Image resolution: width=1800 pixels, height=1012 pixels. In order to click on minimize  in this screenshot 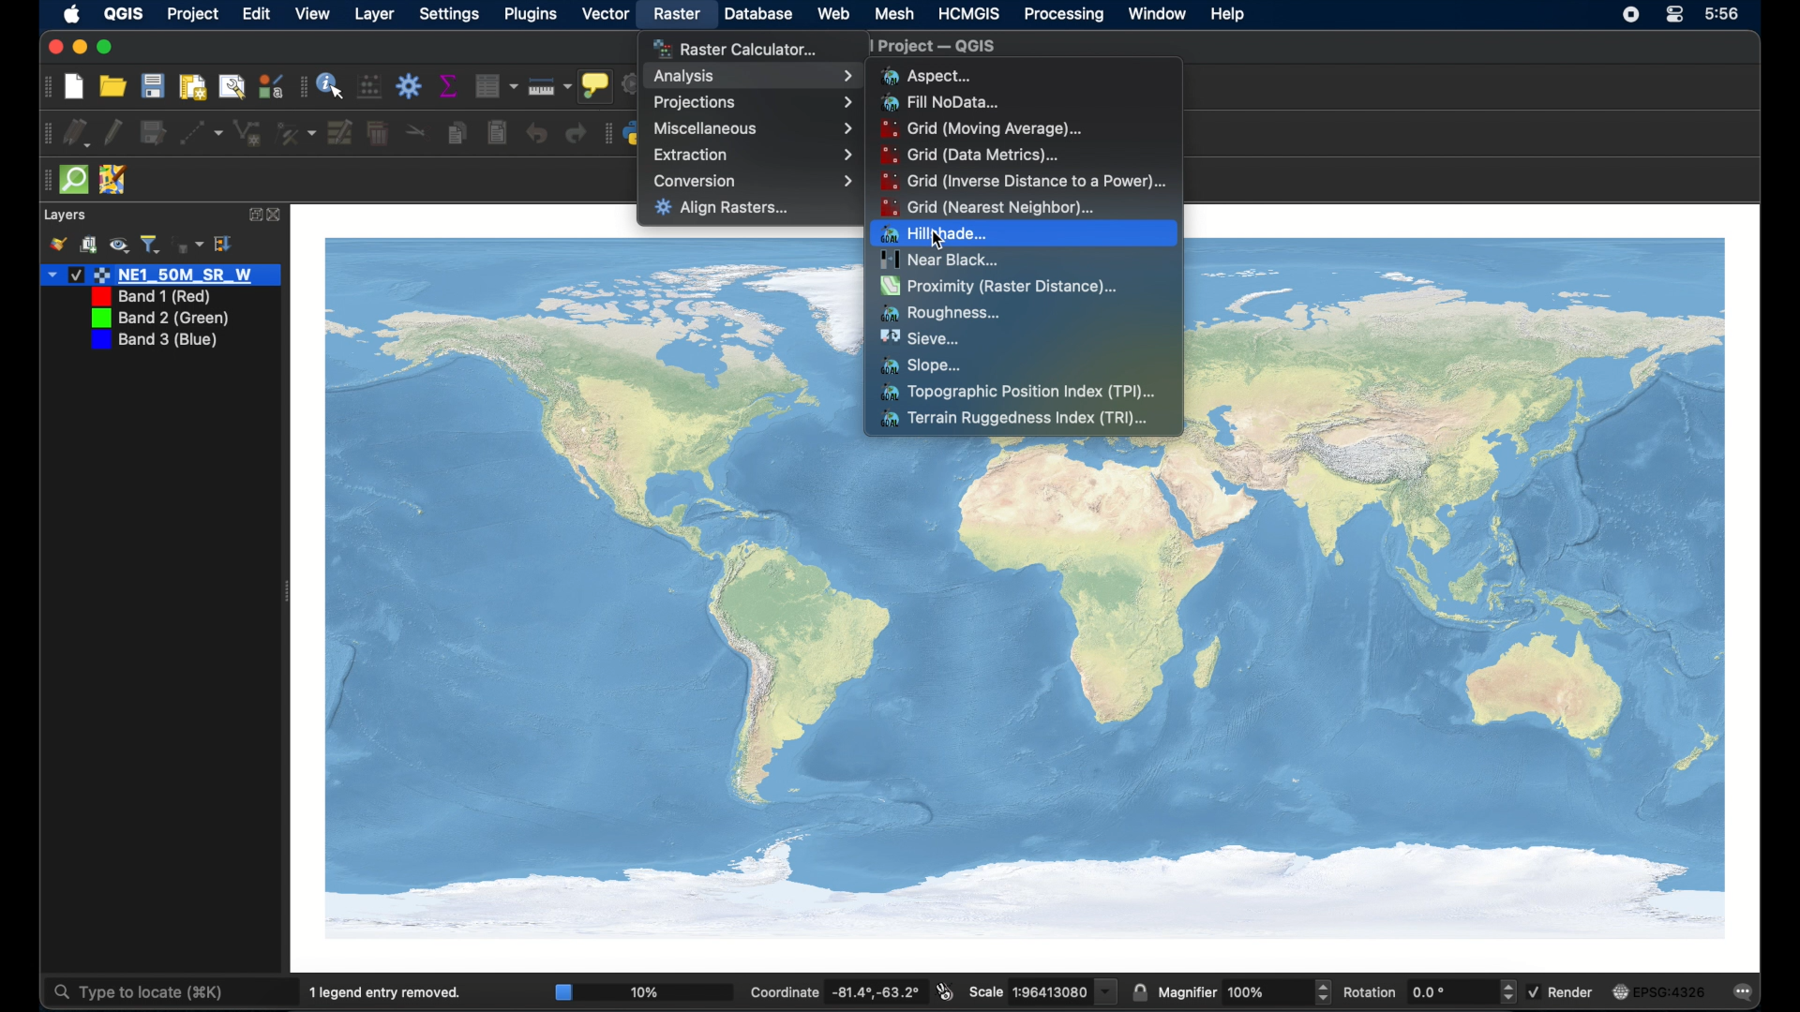, I will do `click(76, 48)`.